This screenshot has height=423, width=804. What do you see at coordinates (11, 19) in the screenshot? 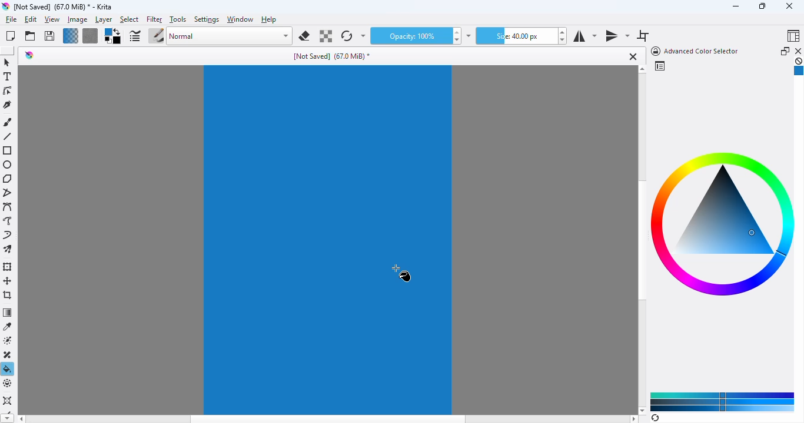
I see `file` at bounding box center [11, 19].